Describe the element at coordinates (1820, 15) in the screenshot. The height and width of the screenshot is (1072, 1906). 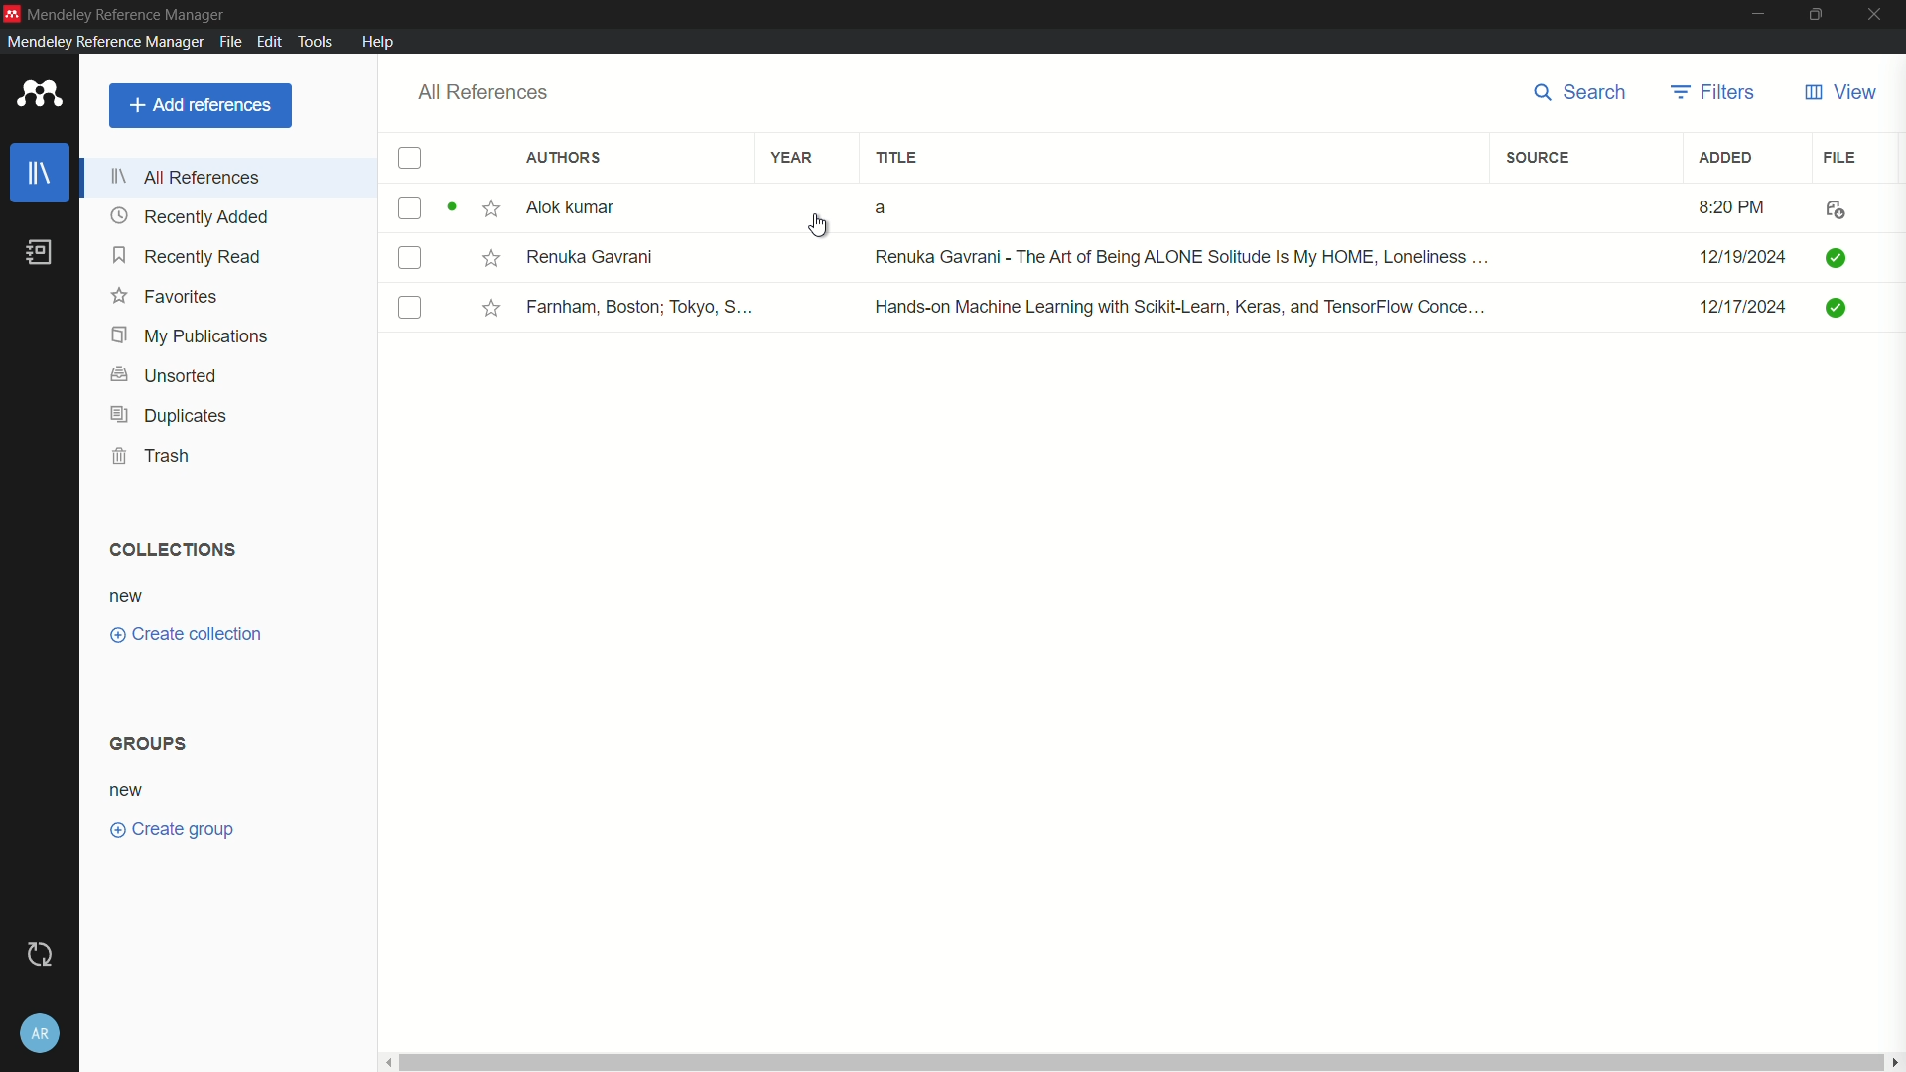
I see `maximize` at that location.